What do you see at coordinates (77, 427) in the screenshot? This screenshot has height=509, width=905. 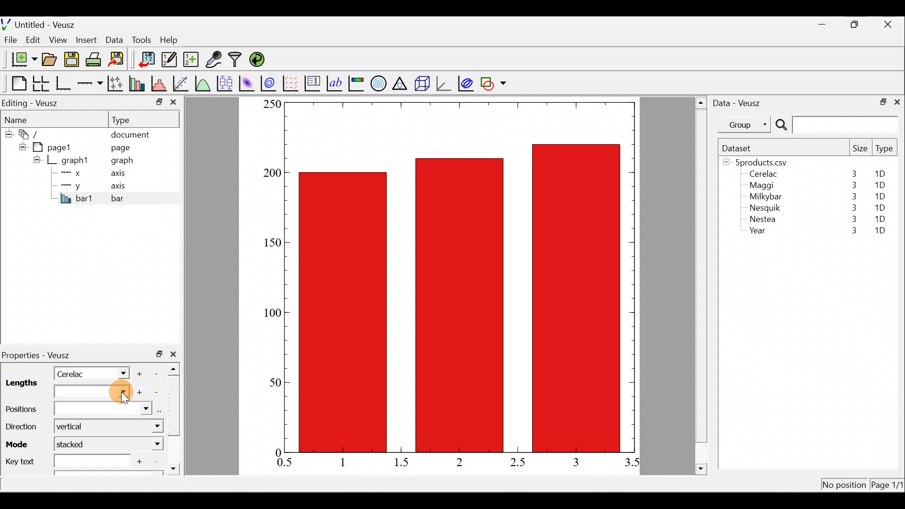 I see `Vertical` at bounding box center [77, 427].